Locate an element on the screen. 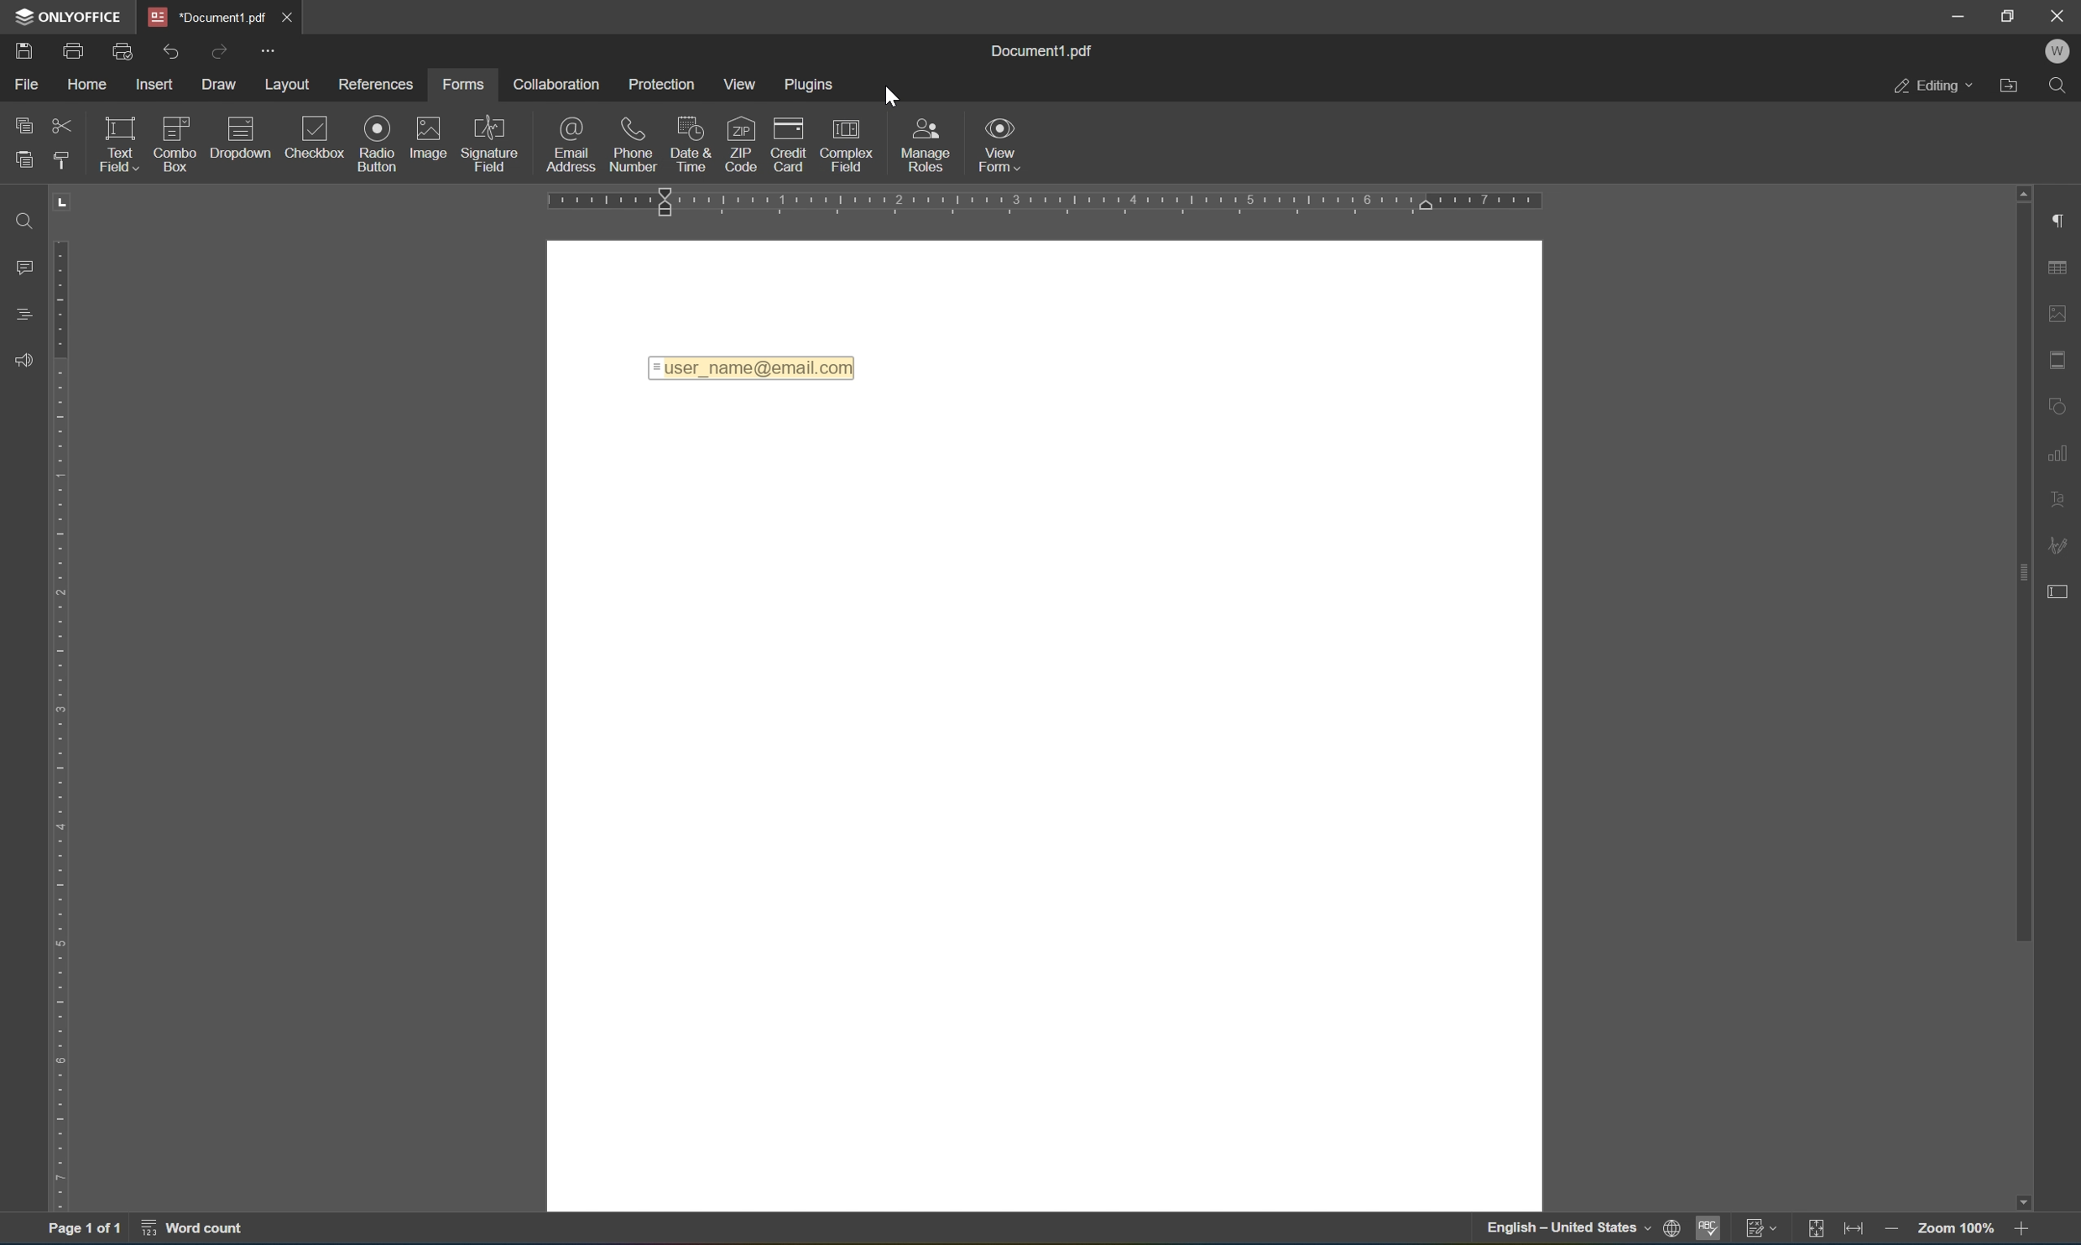 Image resolution: width=2081 pixels, height=1245 pixels. draw is located at coordinates (222, 86).